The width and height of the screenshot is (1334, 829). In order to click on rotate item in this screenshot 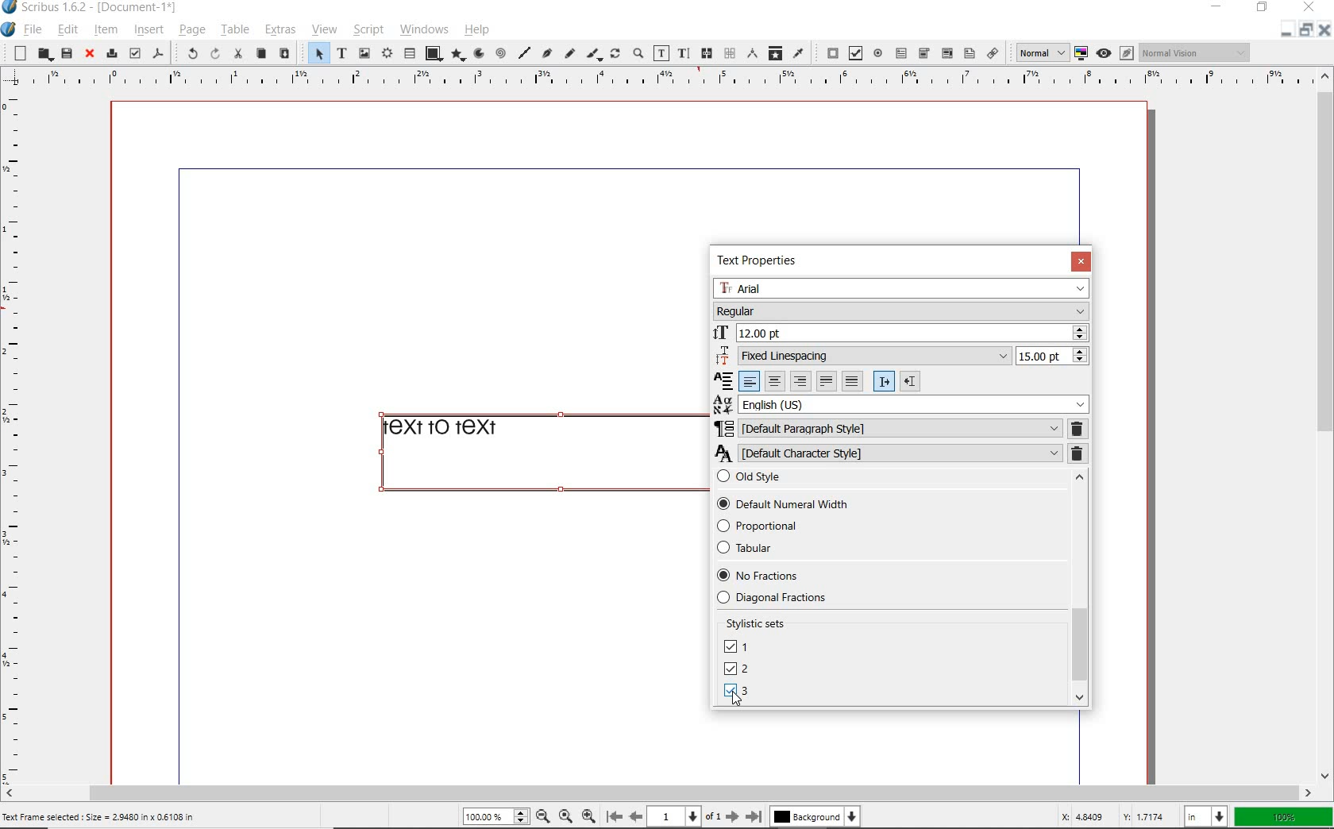, I will do `click(615, 55)`.